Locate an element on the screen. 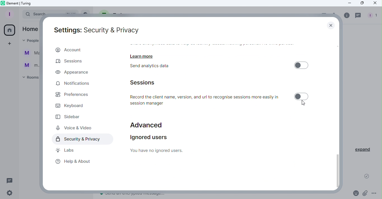 This screenshot has width=382, height=199. More options is located at coordinates (375, 194).